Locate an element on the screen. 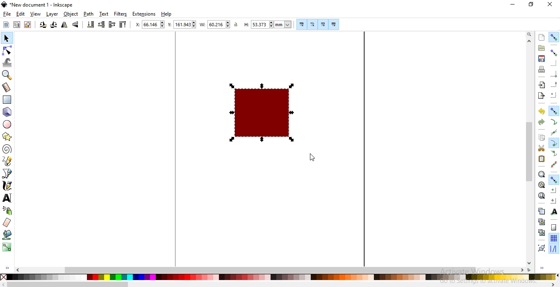  view is located at coordinates (36, 14).